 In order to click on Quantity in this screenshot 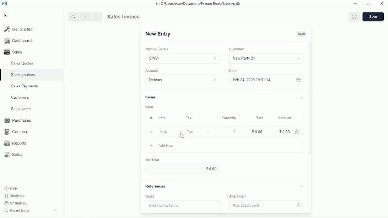, I will do `click(229, 118)`.